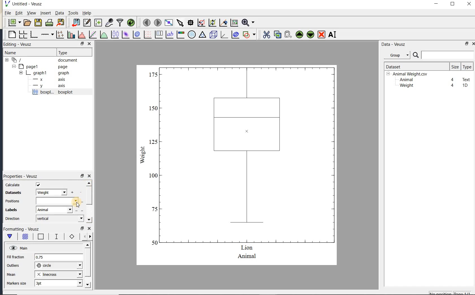 This screenshot has width=475, height=295. I want to click on zoom function menus, so click(248, 23).